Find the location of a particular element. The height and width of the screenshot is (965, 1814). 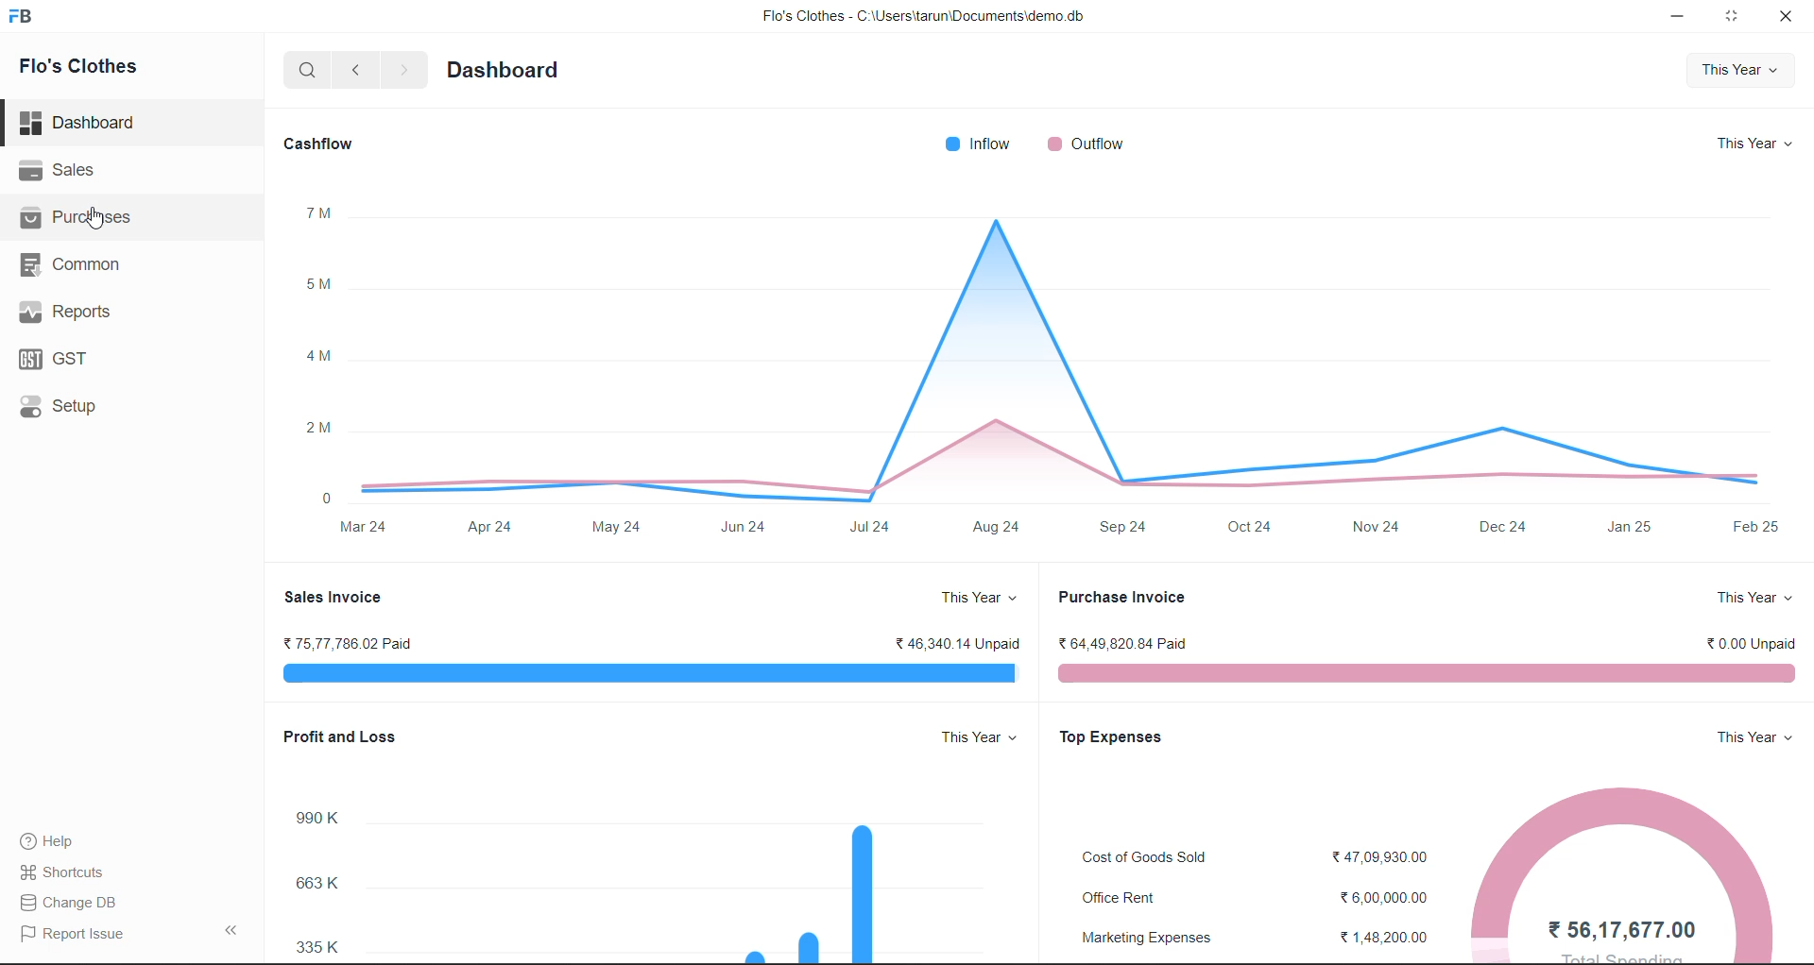

Top Expenses is located at coordinates (1117, 739).